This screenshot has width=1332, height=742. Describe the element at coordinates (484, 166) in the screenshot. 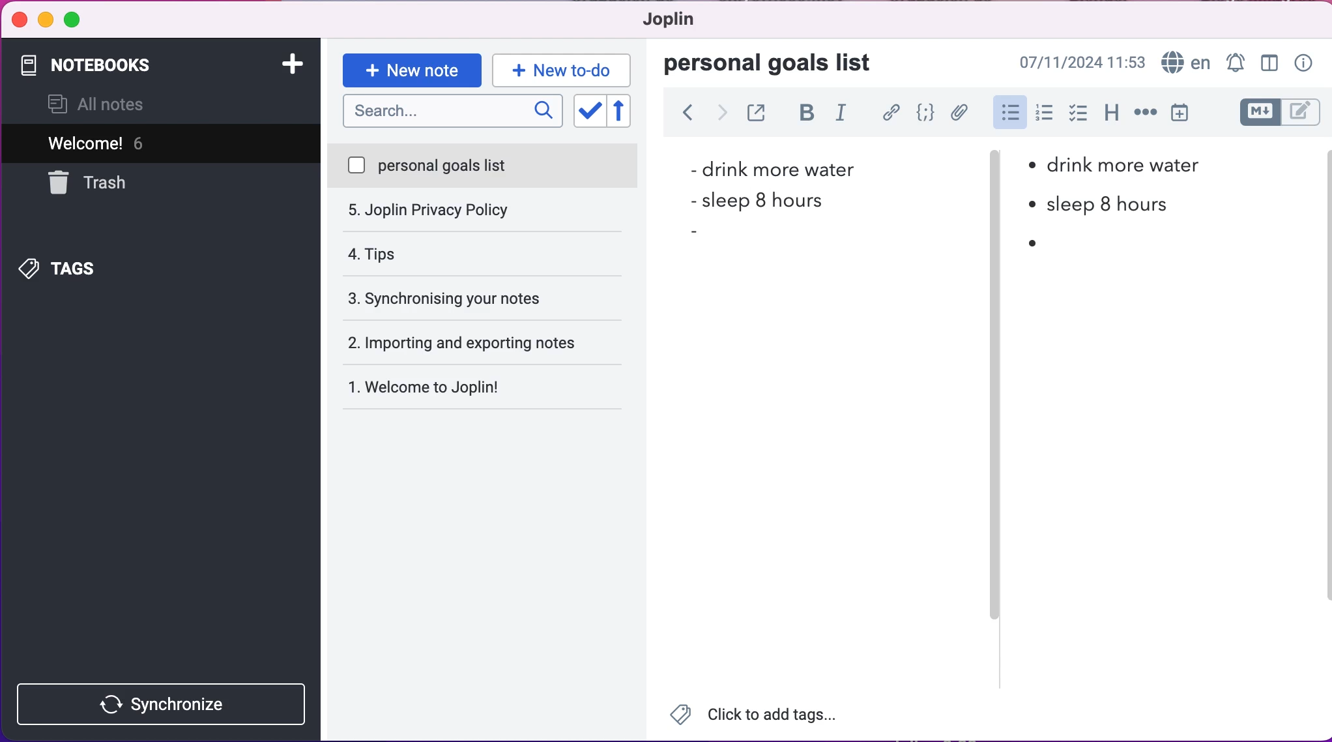

I see `personal goals list` at that location.